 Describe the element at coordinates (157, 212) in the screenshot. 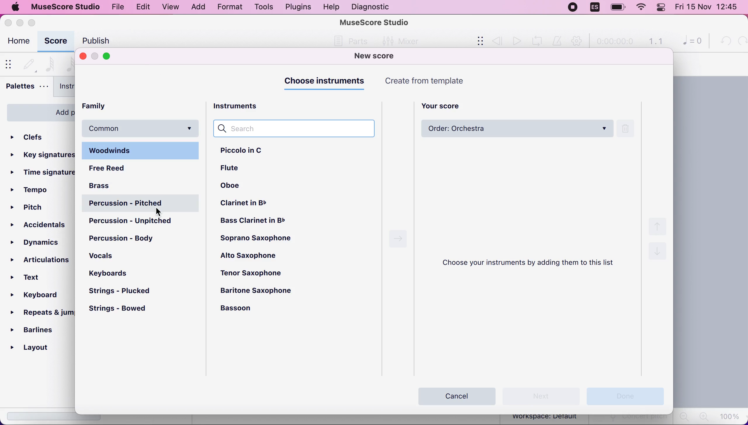

I see `Cursor` at that location.